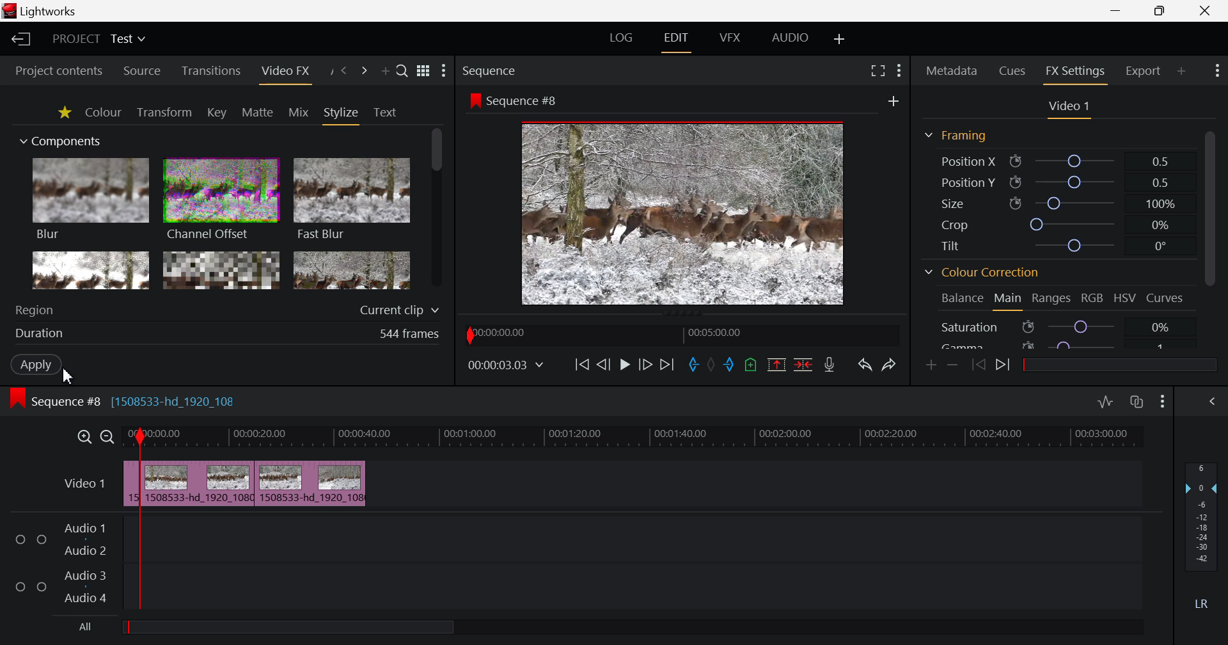 The width and height of the screenshot is (1228, 645). I want to click on Favorites, so click(63, 113).